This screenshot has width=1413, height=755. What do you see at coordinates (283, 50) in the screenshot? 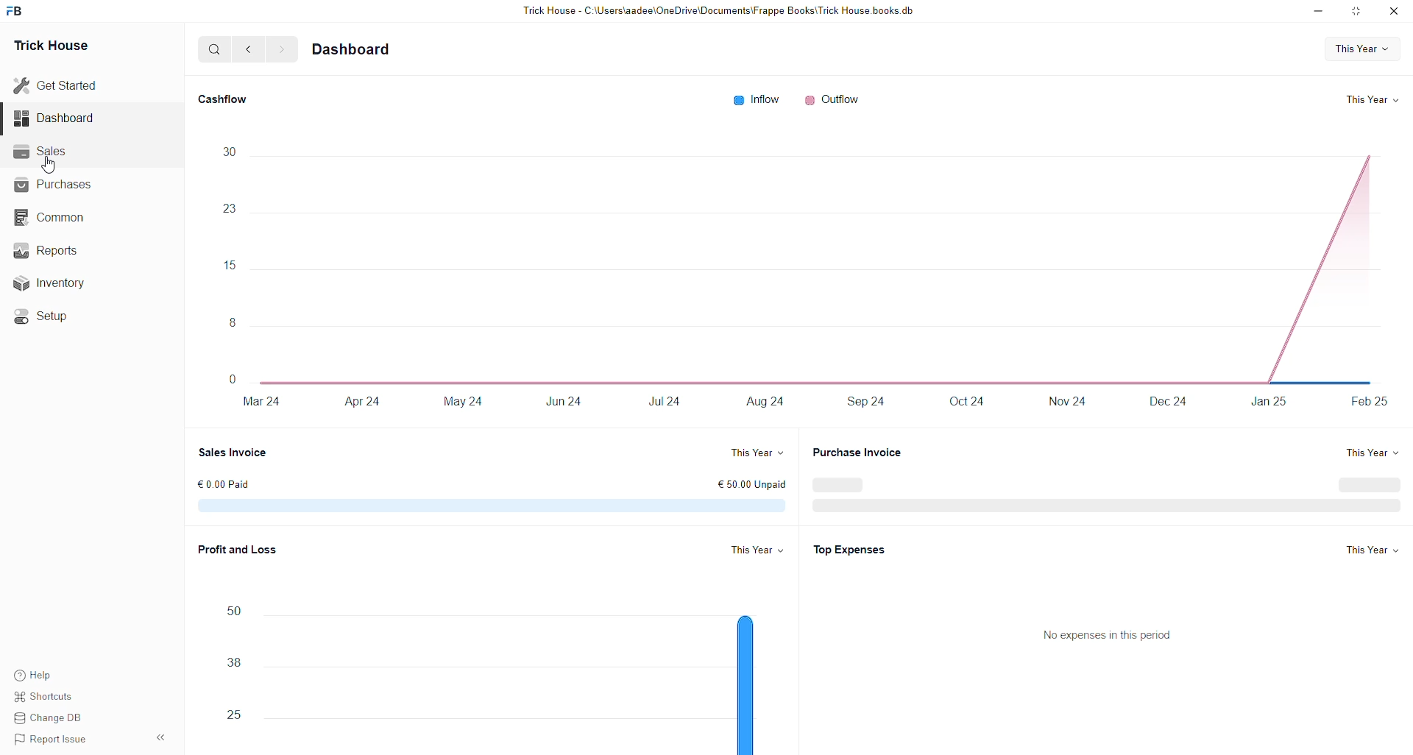
I see `Forward` at bounding box center [283, 50].